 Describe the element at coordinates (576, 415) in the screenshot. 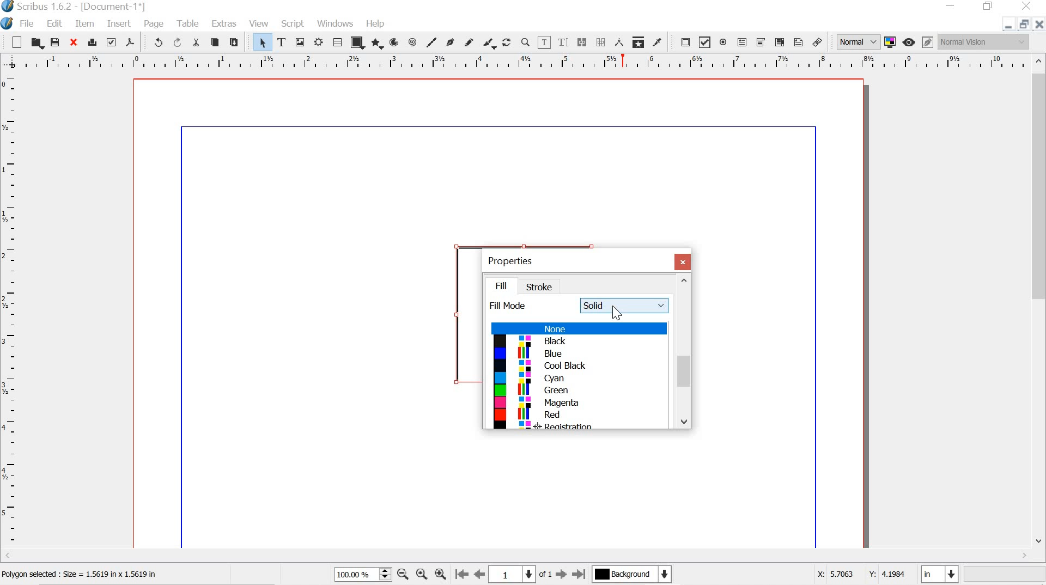

I see `red` at that location.